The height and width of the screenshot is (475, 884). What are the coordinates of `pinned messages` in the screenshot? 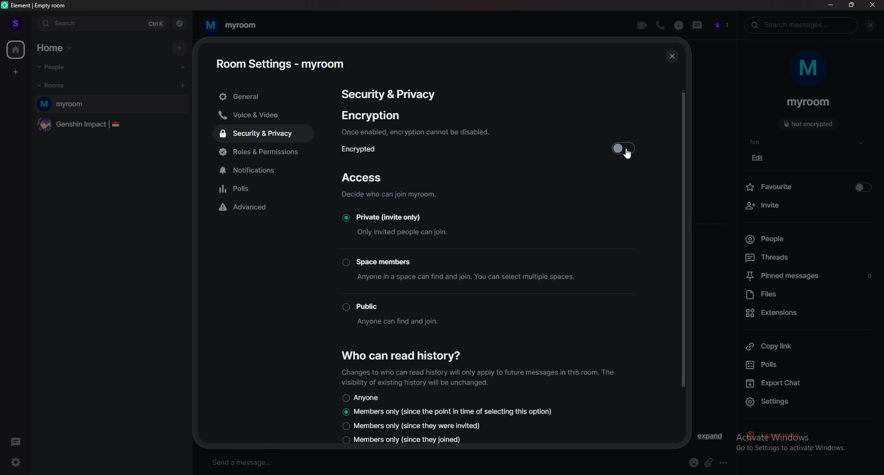 It's located at (811, 275).